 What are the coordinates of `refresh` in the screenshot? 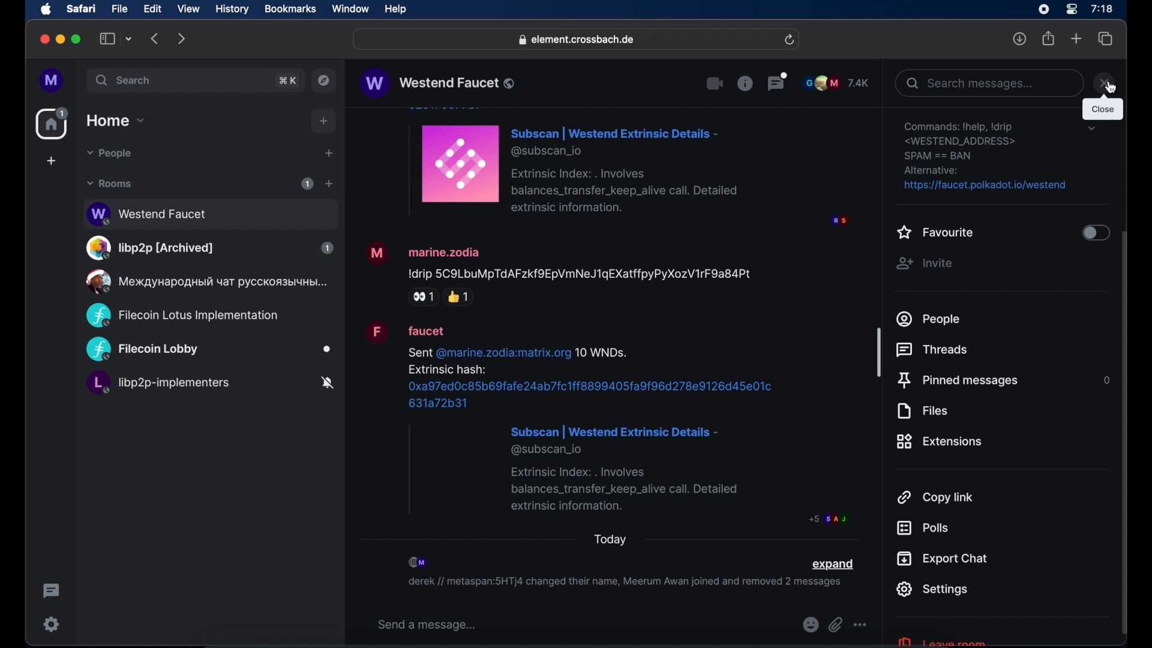 It's located at (789, 40).